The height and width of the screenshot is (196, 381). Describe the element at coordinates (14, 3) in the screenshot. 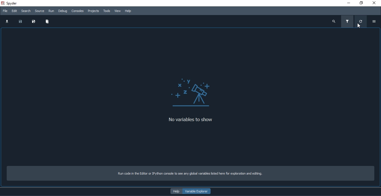

I see `spyder` at that location.